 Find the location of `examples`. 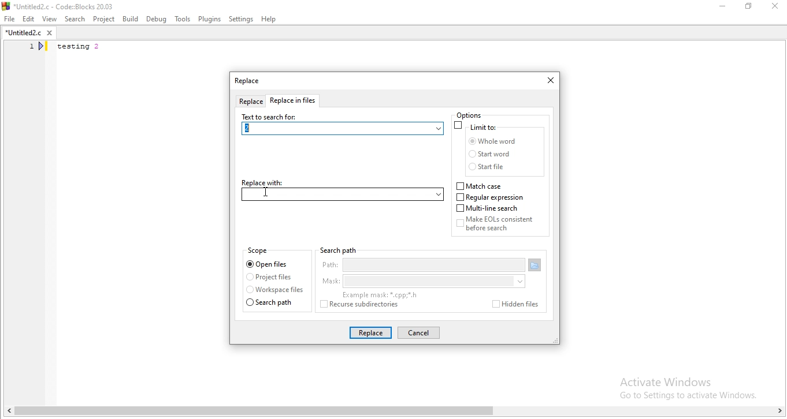

examples is located at coordinates (379, 295).